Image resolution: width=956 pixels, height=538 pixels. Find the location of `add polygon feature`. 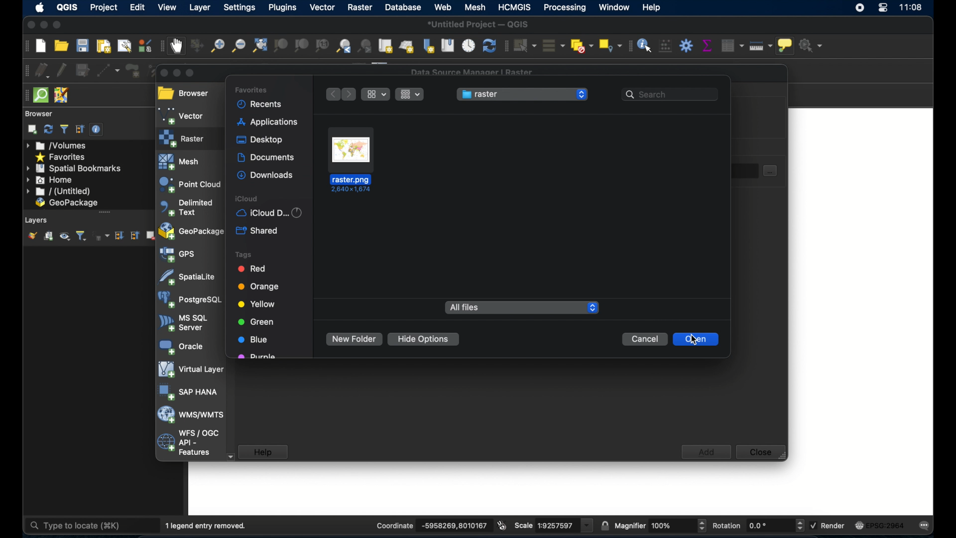

add polygon feature is located at coordinates (132, 71).